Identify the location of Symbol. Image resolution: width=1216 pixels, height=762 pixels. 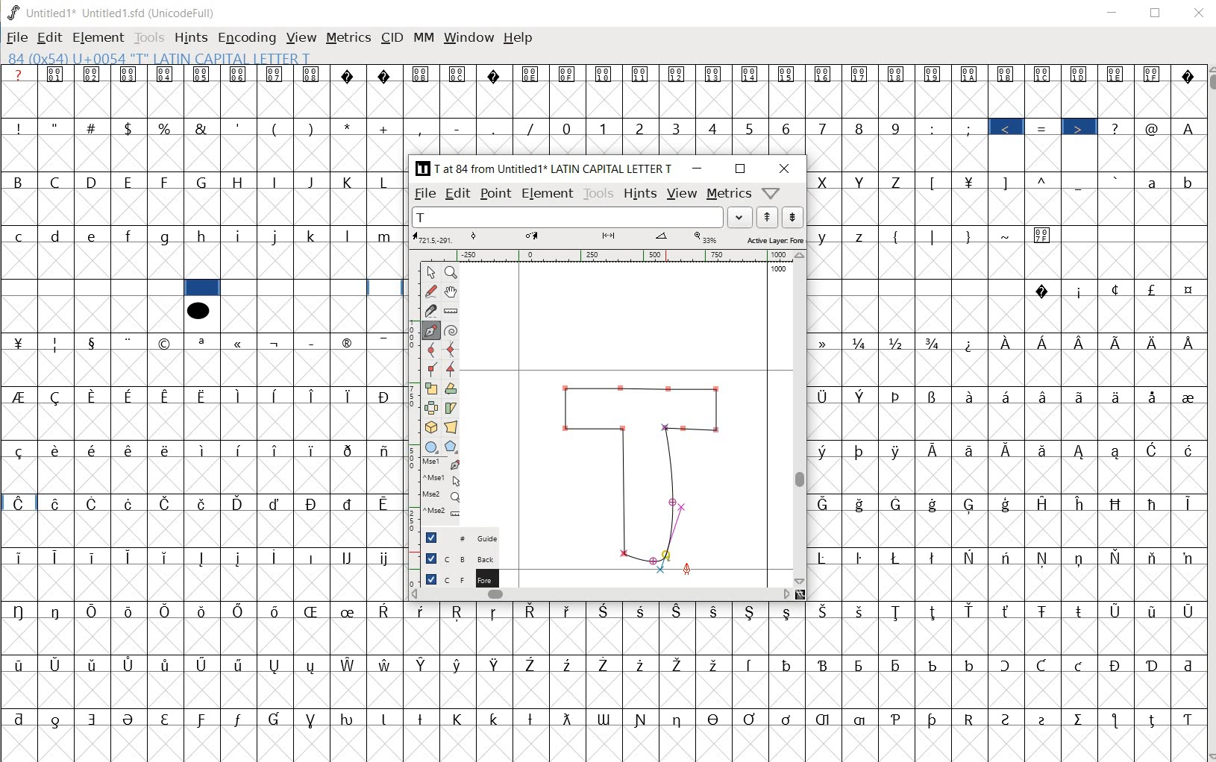
(824, 75).